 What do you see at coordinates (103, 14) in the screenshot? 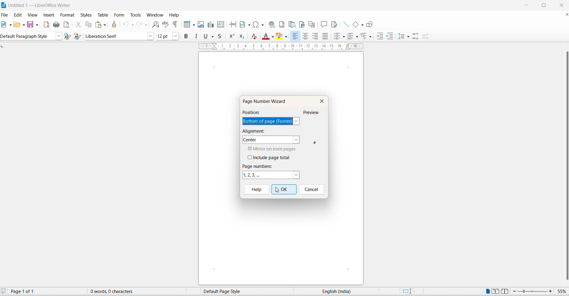
I see `table` at bounding box center [103, 14].